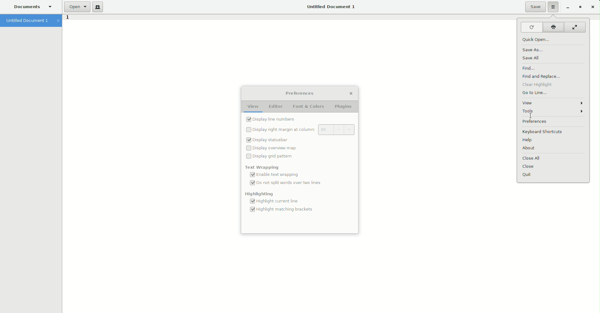 The height and width of the screenshot is (313, 600). What do you see at coordinates (532, 58) in the screenshot?
I see `Save all` at bounding box center [532, 58].